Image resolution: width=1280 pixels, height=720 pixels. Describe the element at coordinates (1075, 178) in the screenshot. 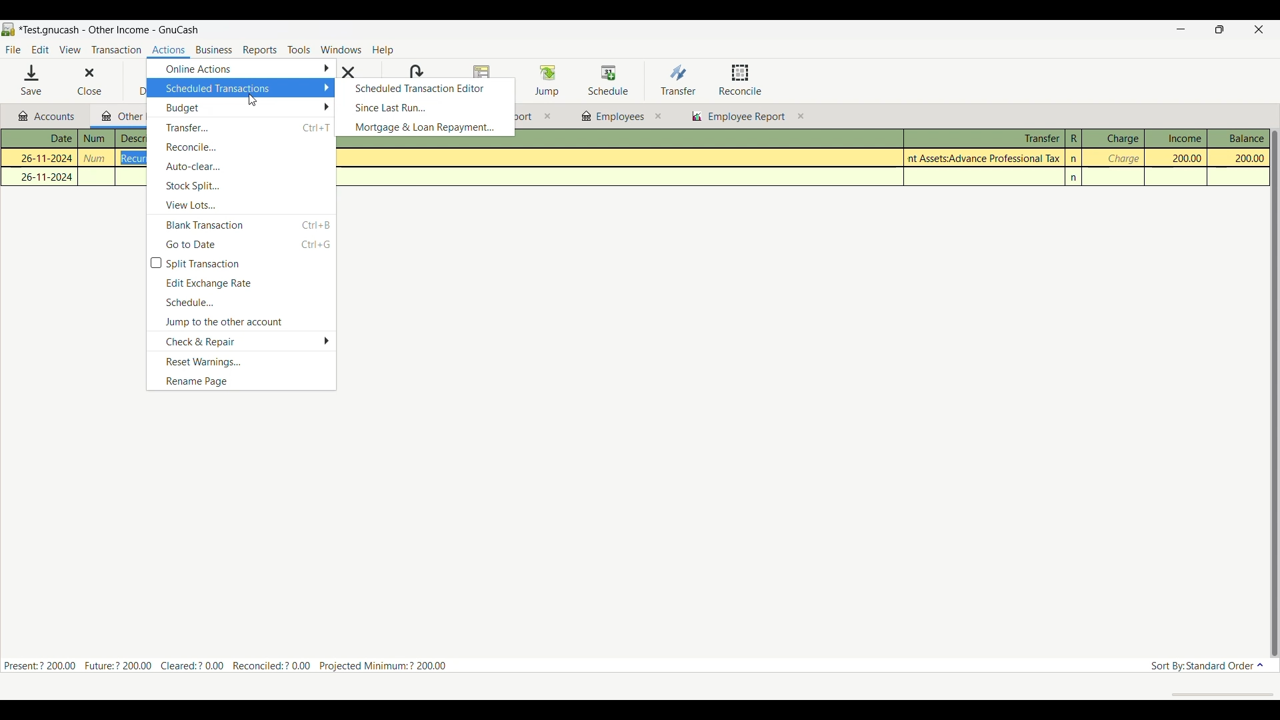

I see `n` at that location.